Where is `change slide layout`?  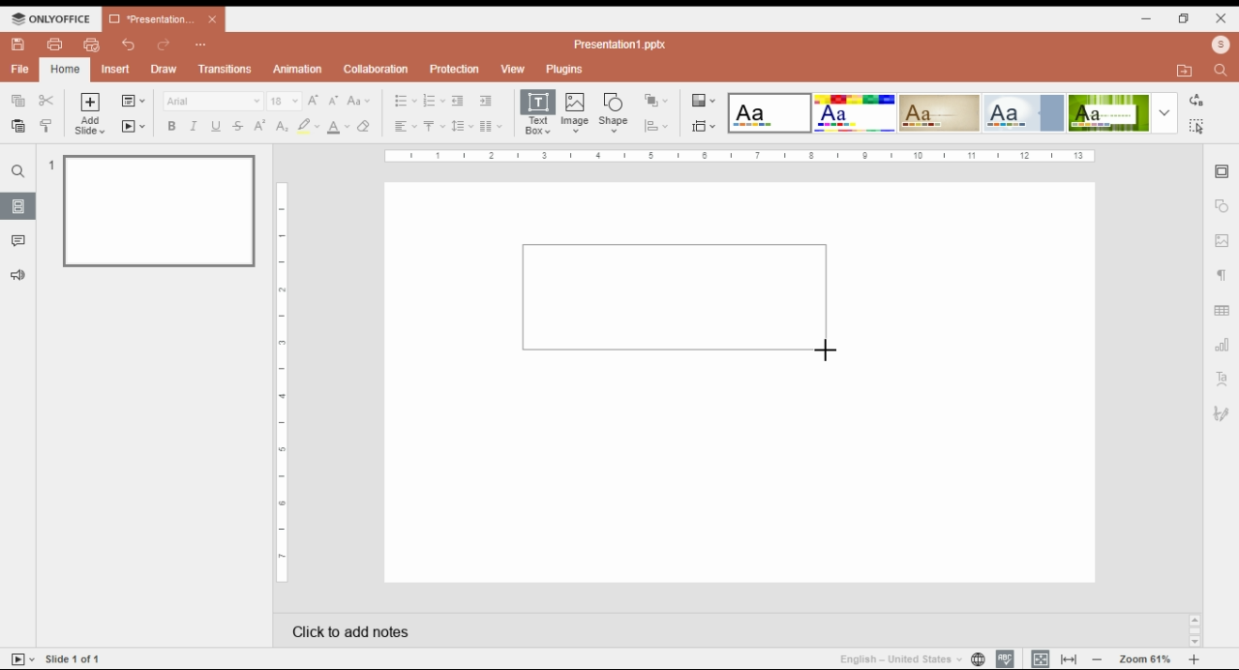 change slide layout is located at coordinates (134, 101).